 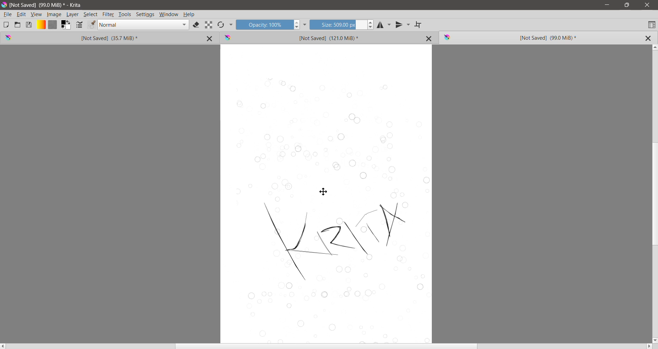 I want to click on Restore Down, so click(x=627, y=5).